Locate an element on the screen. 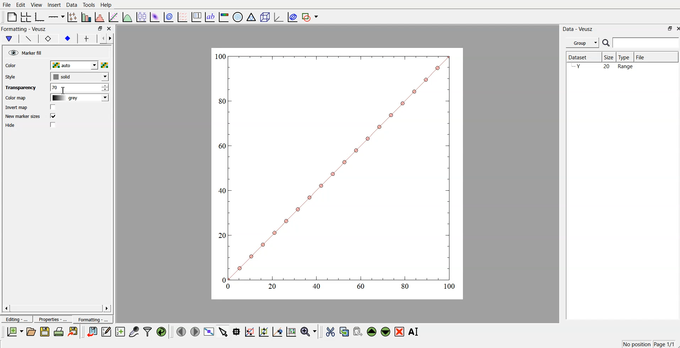 This screenshot has width=680, height=348. No position page 1/1 is located at coordinates (648, 344).